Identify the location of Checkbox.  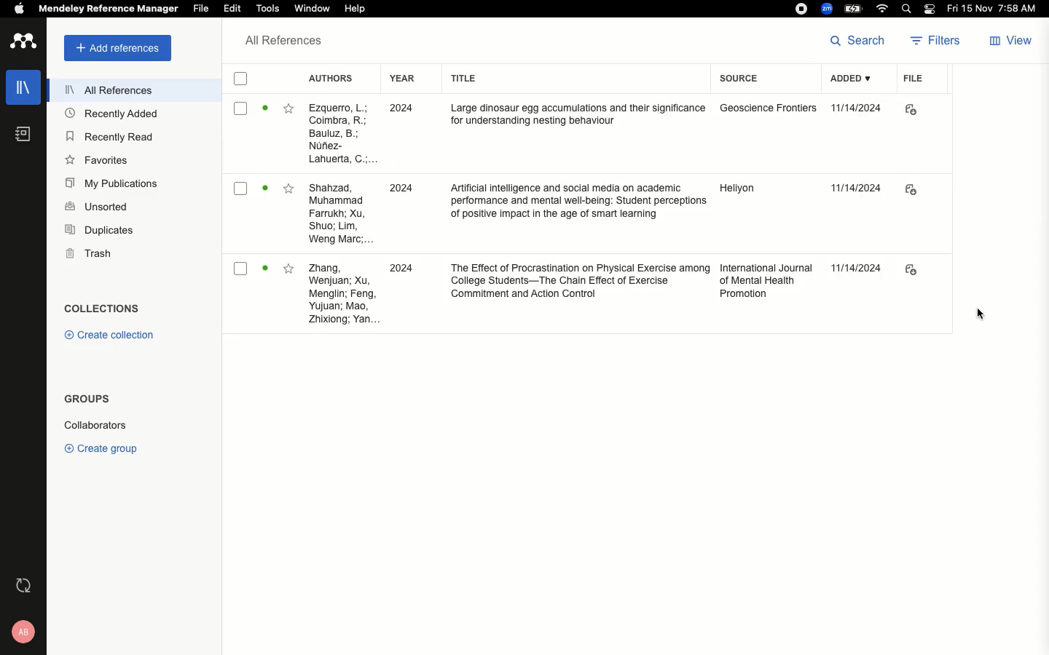
(241, 108).